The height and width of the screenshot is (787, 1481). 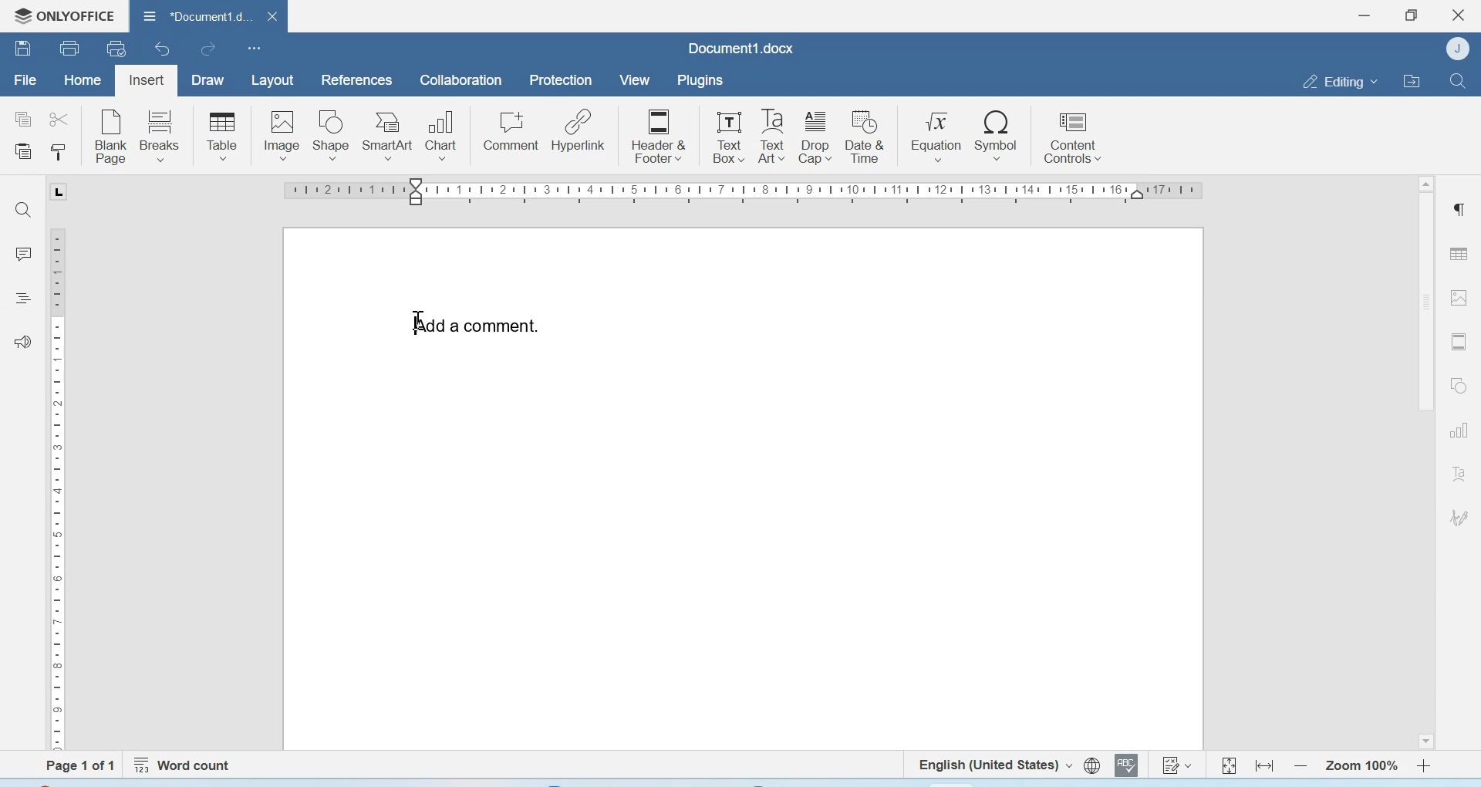 I want to click on Spell checking, so click(x=1126, y=765).